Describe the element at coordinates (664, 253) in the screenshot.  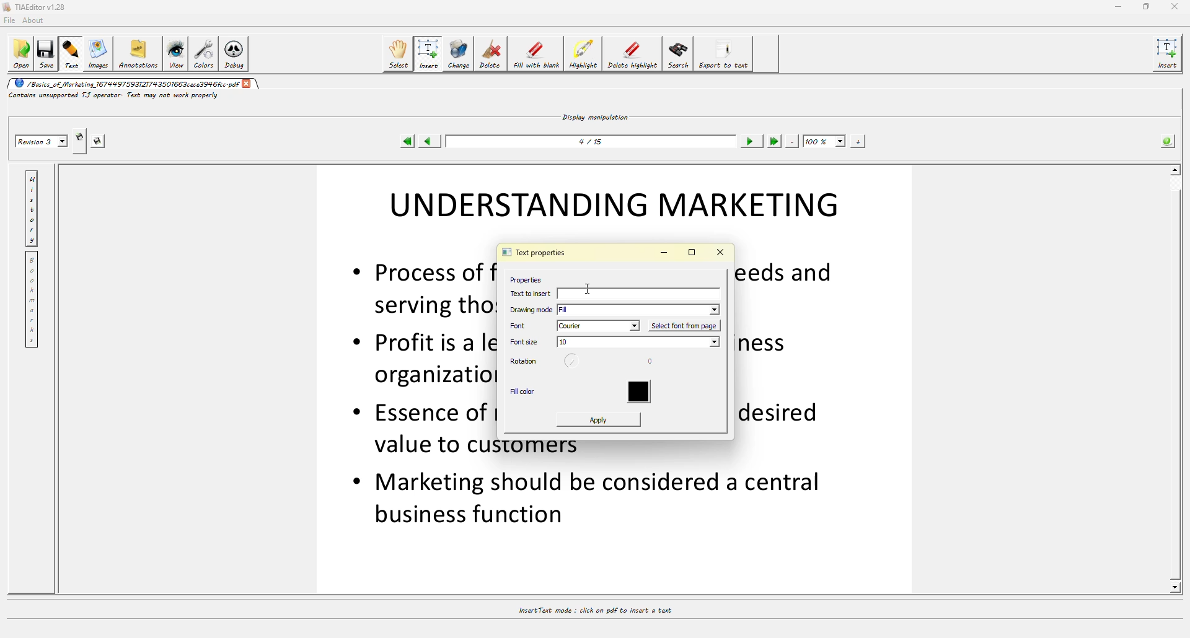
I see `minimize` at that location.